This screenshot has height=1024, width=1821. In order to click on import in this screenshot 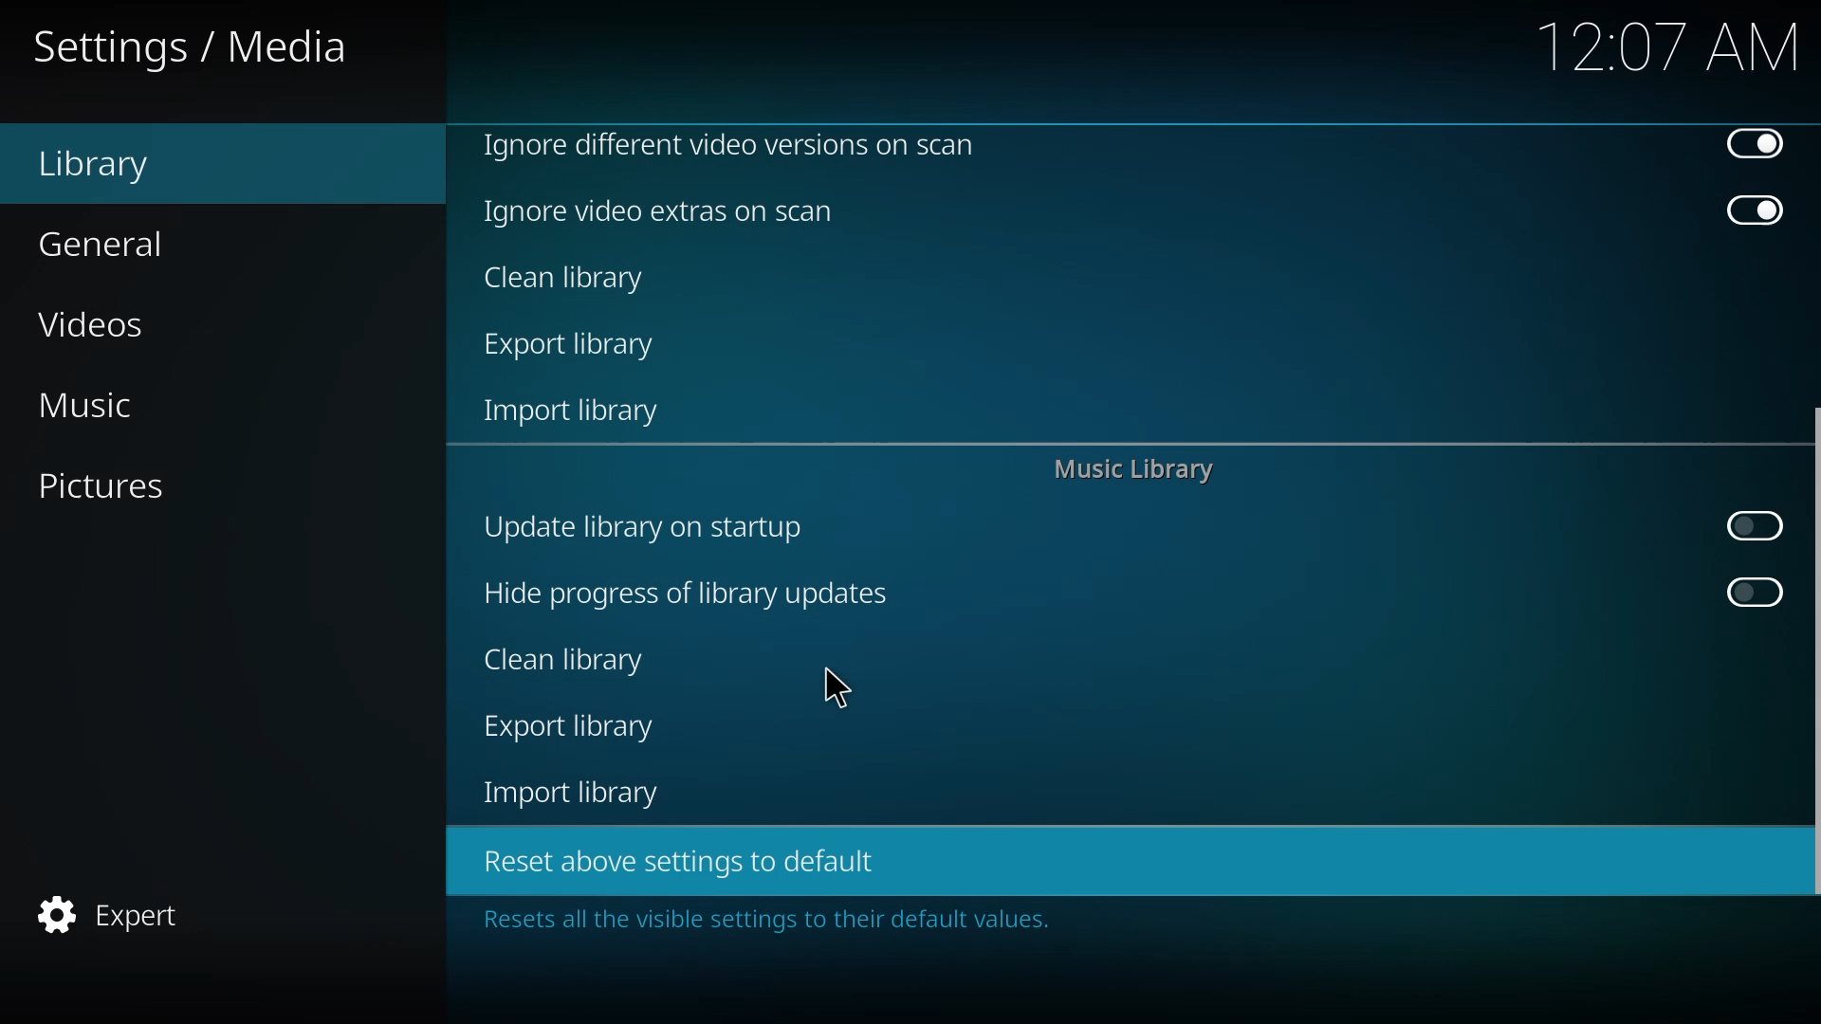, I will do `click(576, 414)`.